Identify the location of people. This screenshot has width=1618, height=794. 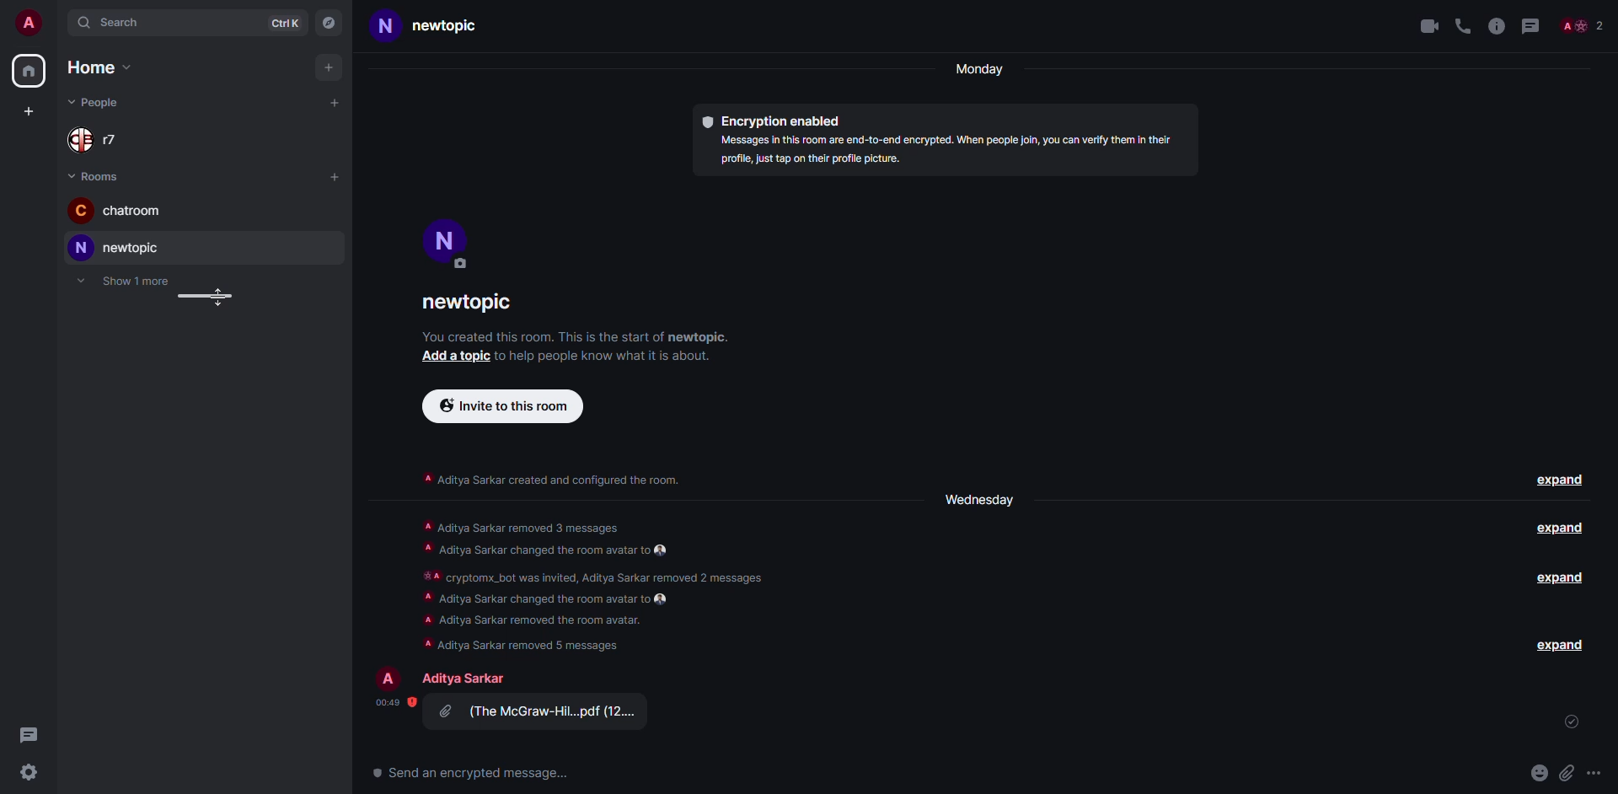
(98, 102).